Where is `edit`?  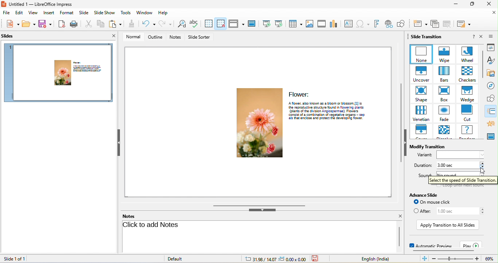 edit is located at coordinates (19, 13).